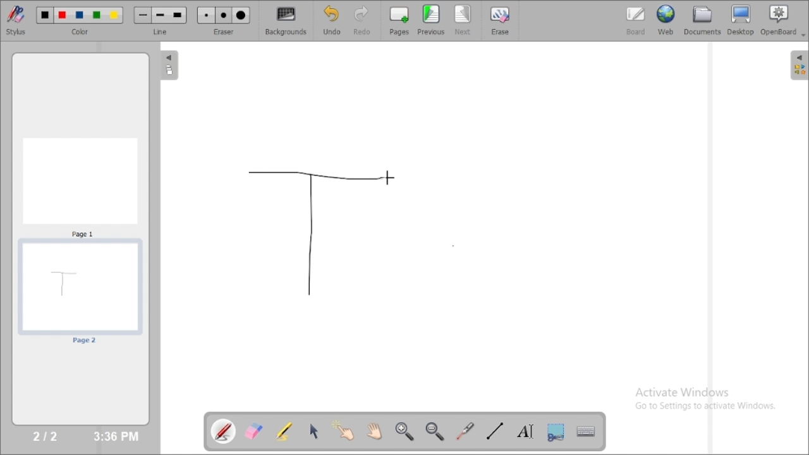  What do you see at coordinates (431, 20) in the screenshot?
I see `previous` at bounding box center [431, 20].